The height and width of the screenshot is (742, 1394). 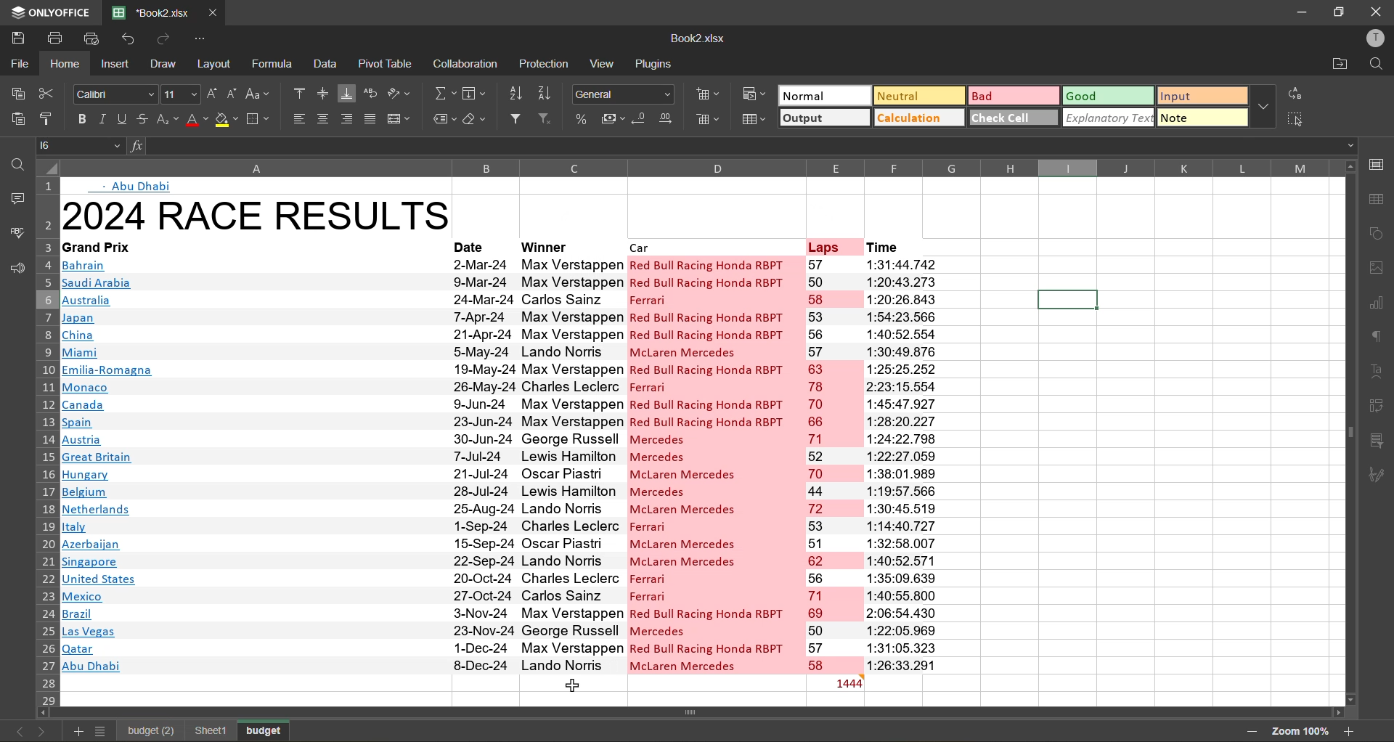 I want to click on merge and center, so click(x=401, y=118).